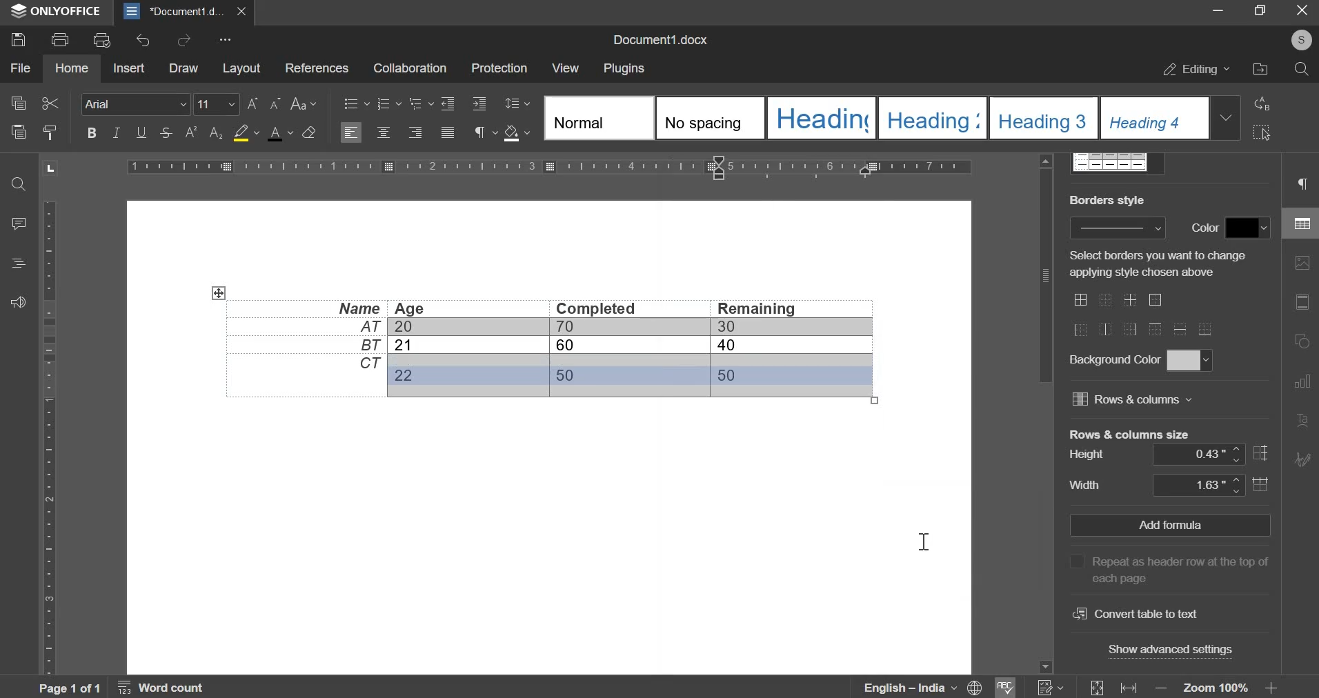  Describe the element at coordinates (480, 102) in the screenshot. I see `decrease indent` at that location.